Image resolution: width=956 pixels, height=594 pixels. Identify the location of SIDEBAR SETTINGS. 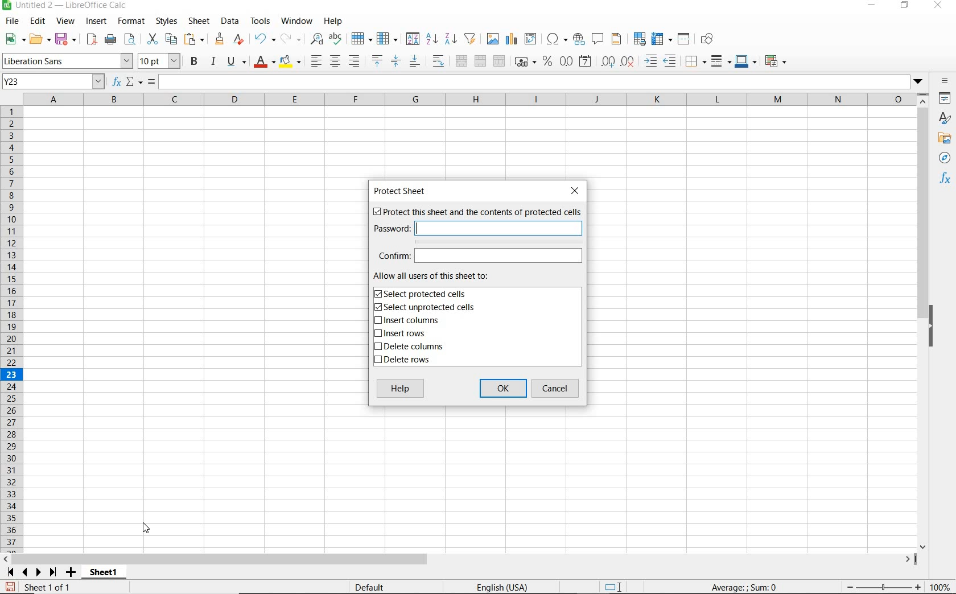
(945, 81).